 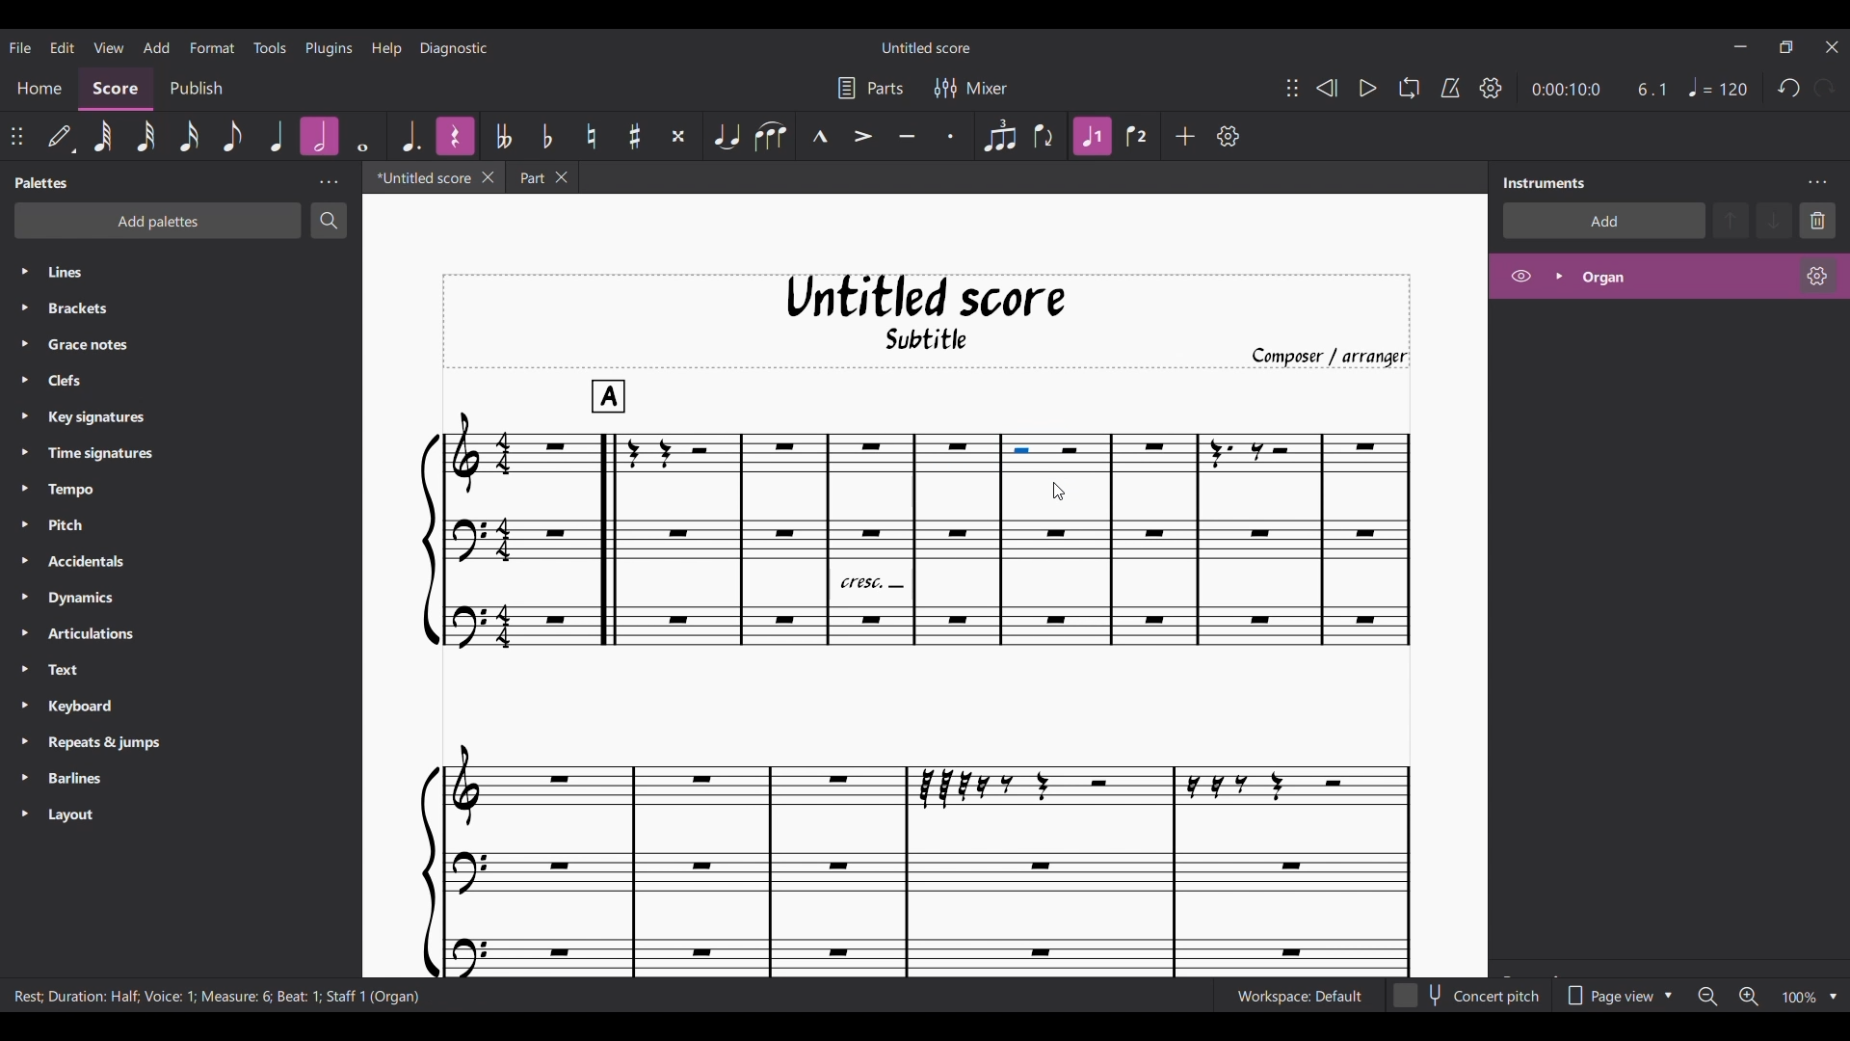 I want to click on Toggle sharp, so click(x=635, y=137).